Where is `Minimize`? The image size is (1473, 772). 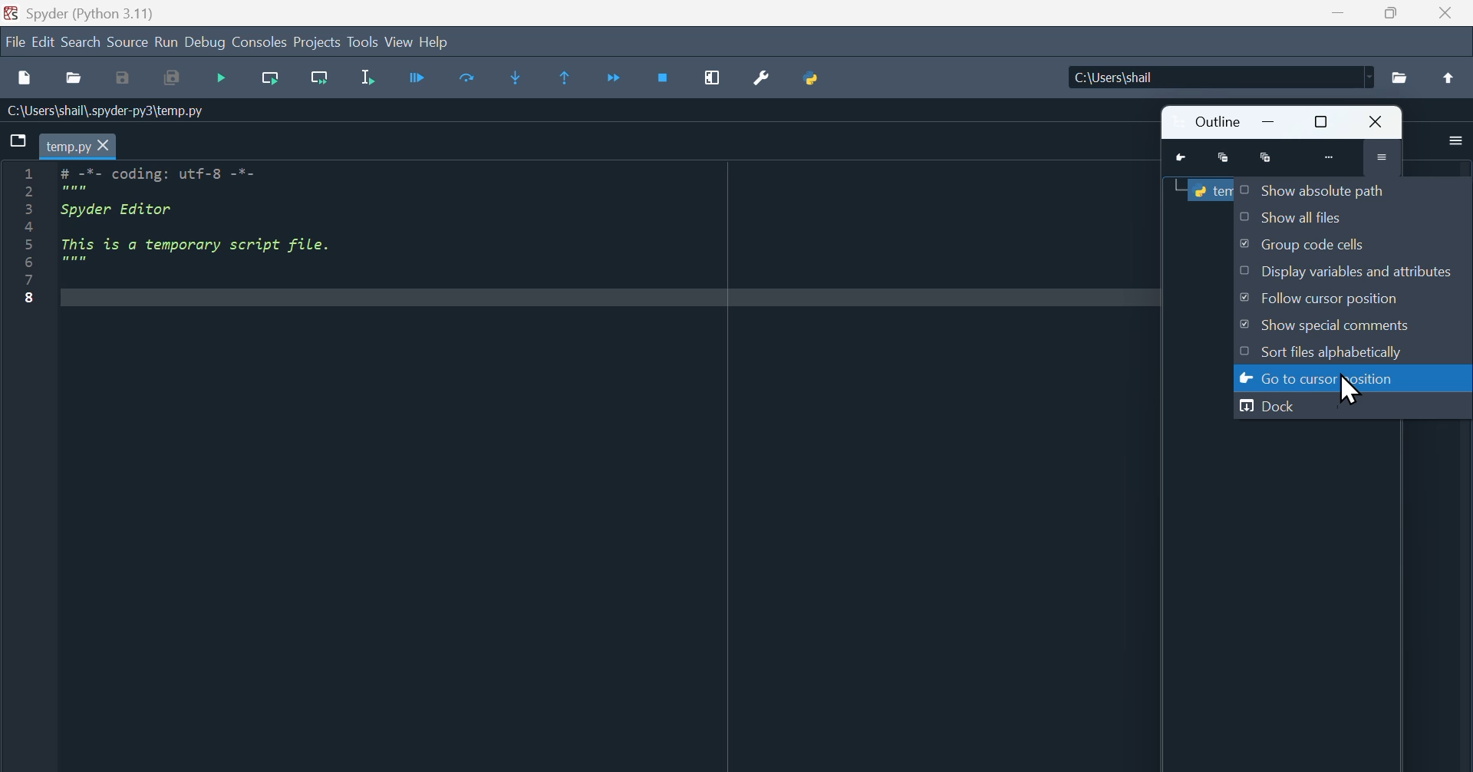
Minimize is located at coordinates (1270, 122).